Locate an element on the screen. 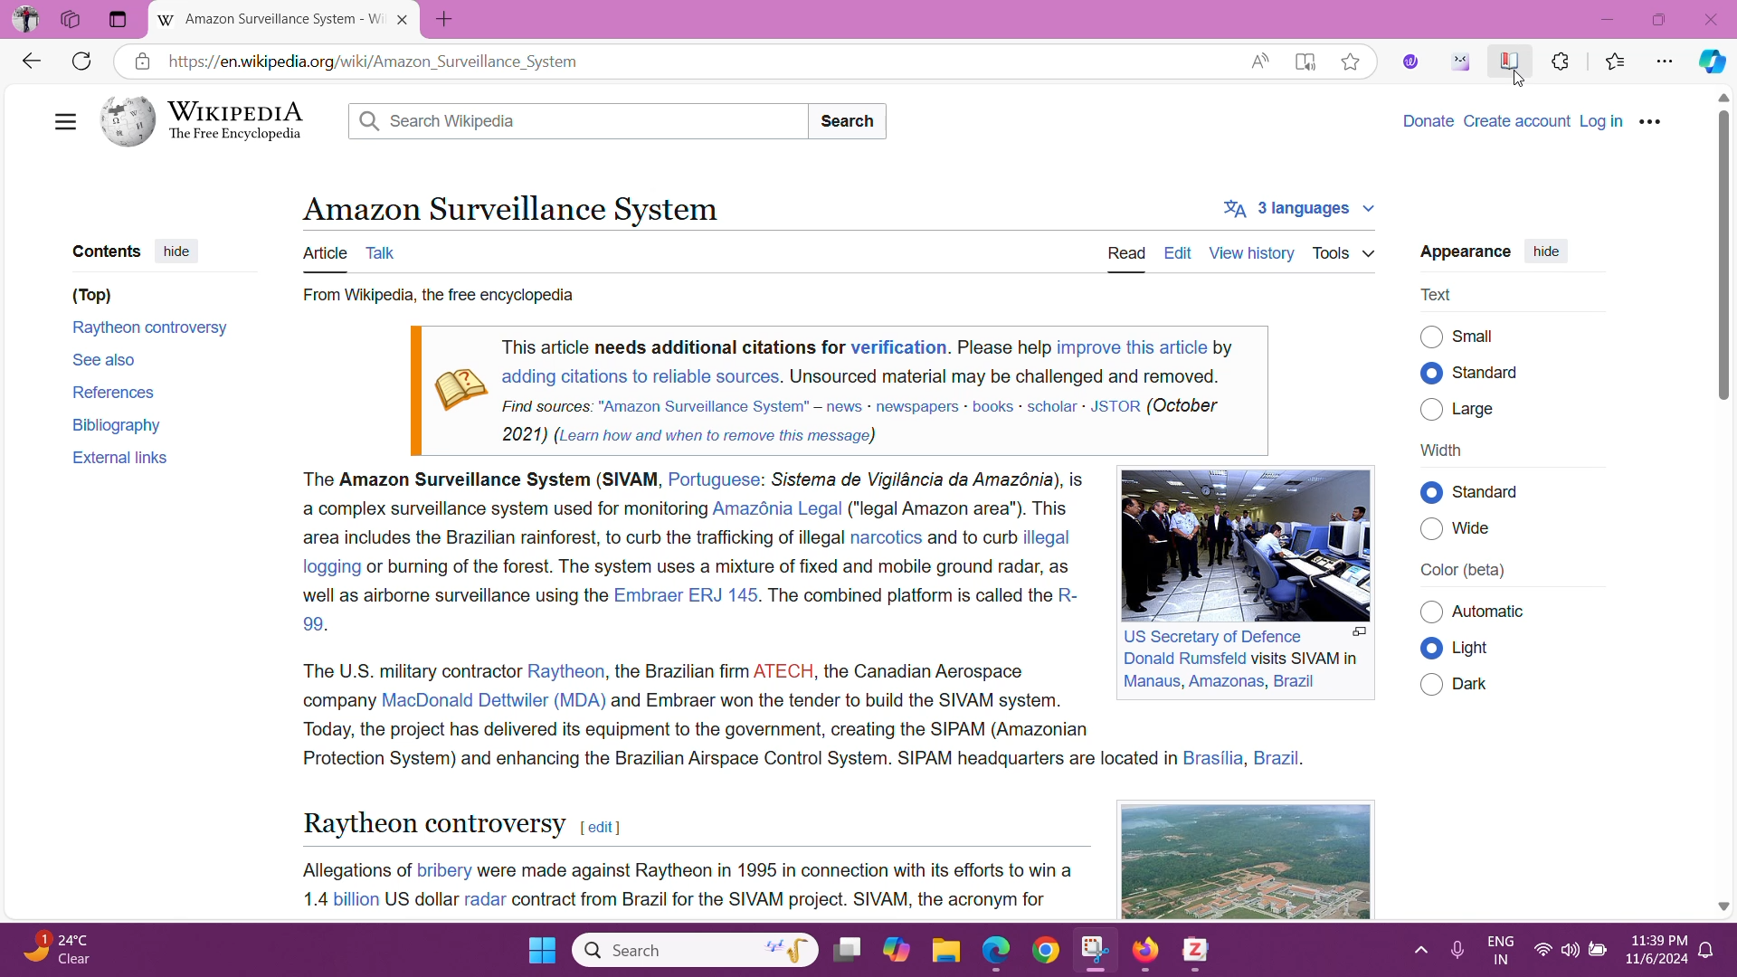 The width and height of the screenshot is (1737, 977). or burning of the forest. The system uses a mixture of fixed and mobile ground radar, as is located at coordinates (722, 564).